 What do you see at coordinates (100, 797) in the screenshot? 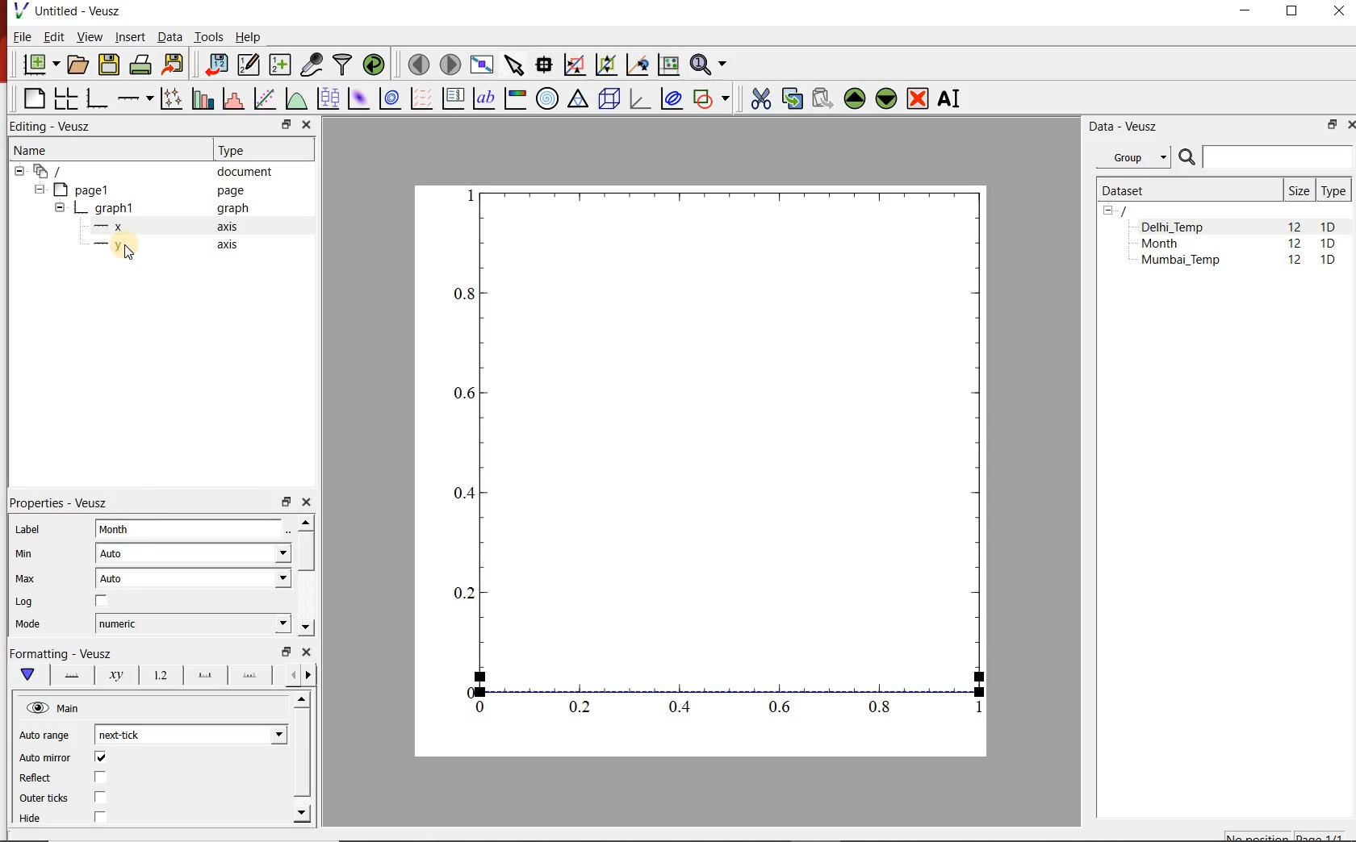
I see `check/uncheck` at bounding box center [100, 797].